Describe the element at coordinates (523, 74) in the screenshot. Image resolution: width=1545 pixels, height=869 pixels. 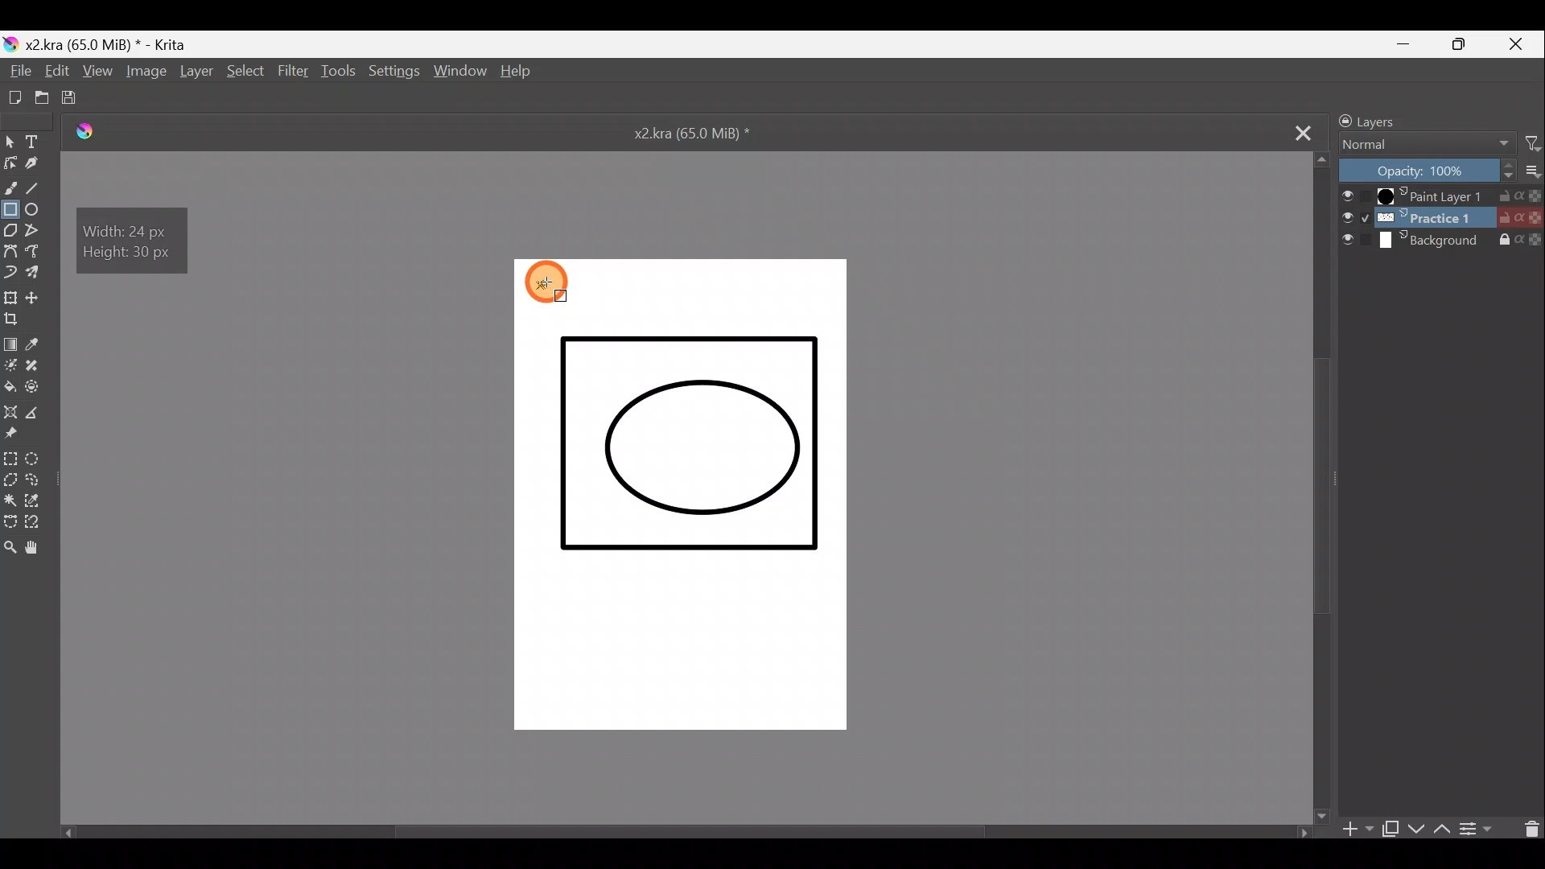
I see `Help` at that location.